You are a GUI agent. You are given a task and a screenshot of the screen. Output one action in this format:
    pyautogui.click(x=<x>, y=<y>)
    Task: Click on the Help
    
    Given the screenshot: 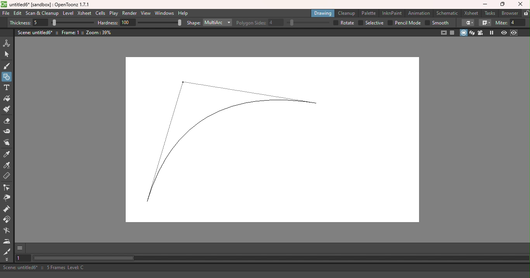 What is the action you would take?
    pyautogui.click(x=184, y=13)
    